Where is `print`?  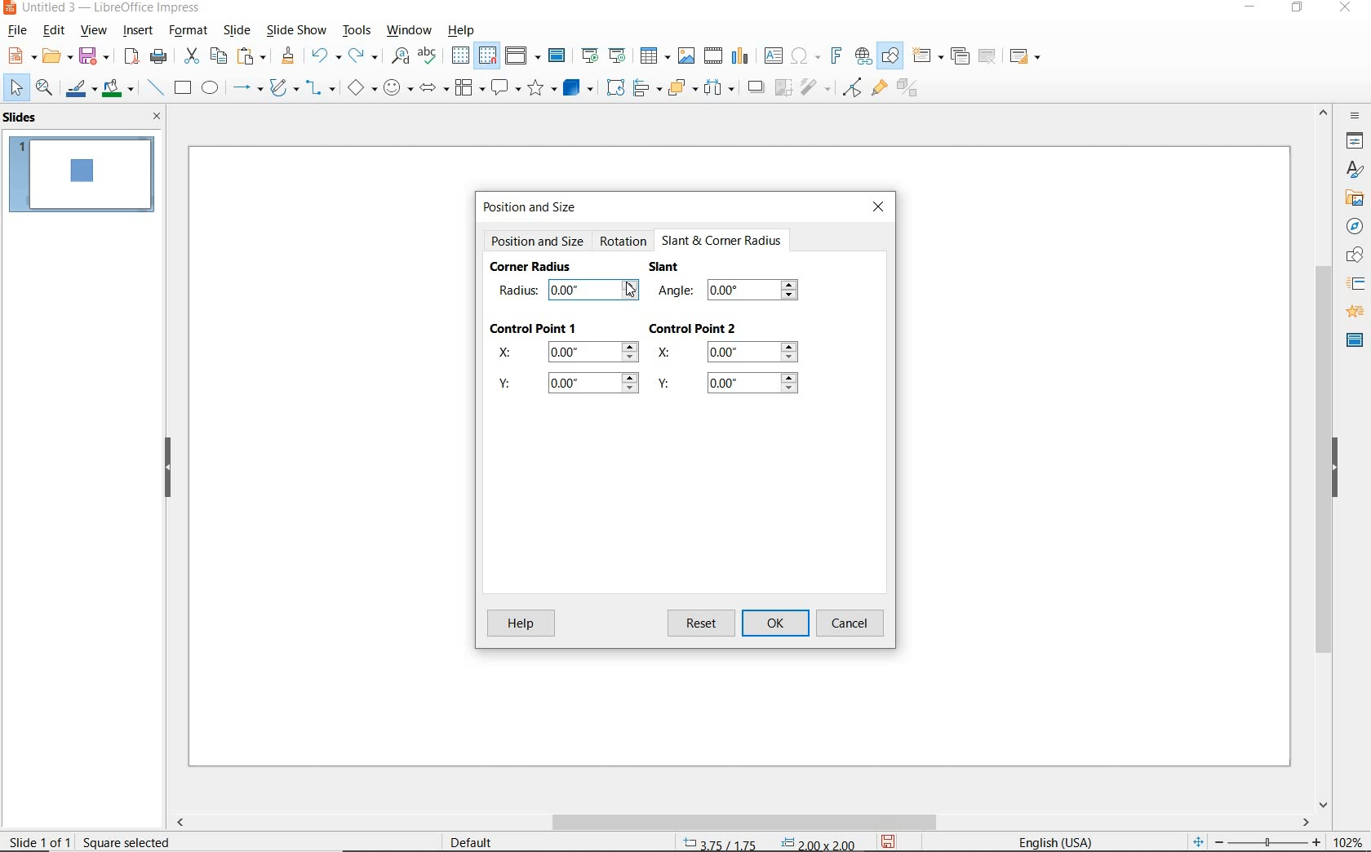 print is located at coordinates (160, 55).